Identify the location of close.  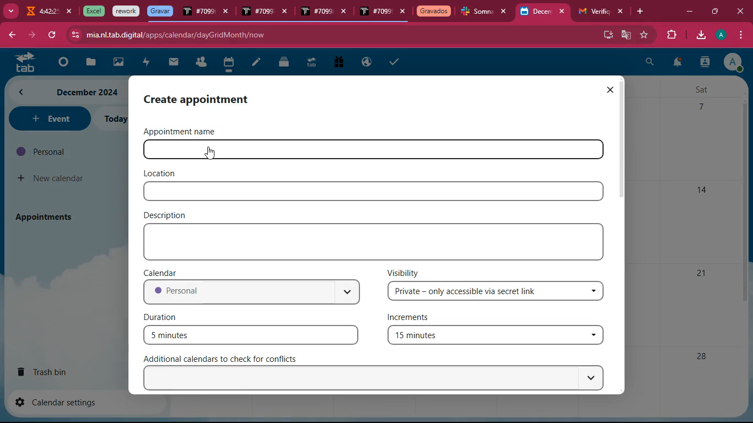
(287, 13).